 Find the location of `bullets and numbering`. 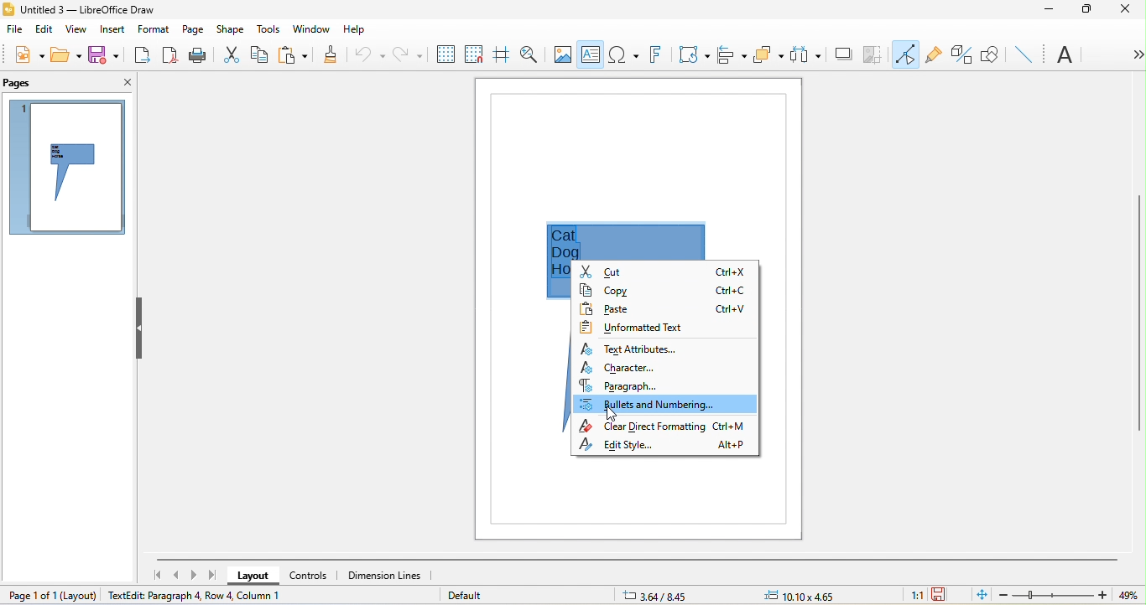

bullets and numbering is located at coordinates (664, 405).